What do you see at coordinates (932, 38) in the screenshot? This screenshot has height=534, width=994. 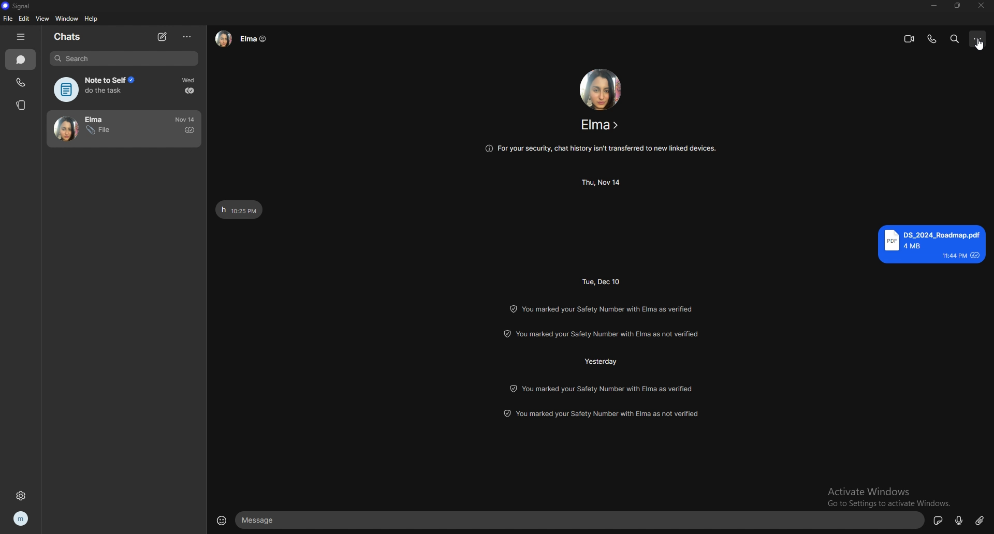 I see `voice call` at bounding box center [932, 38].